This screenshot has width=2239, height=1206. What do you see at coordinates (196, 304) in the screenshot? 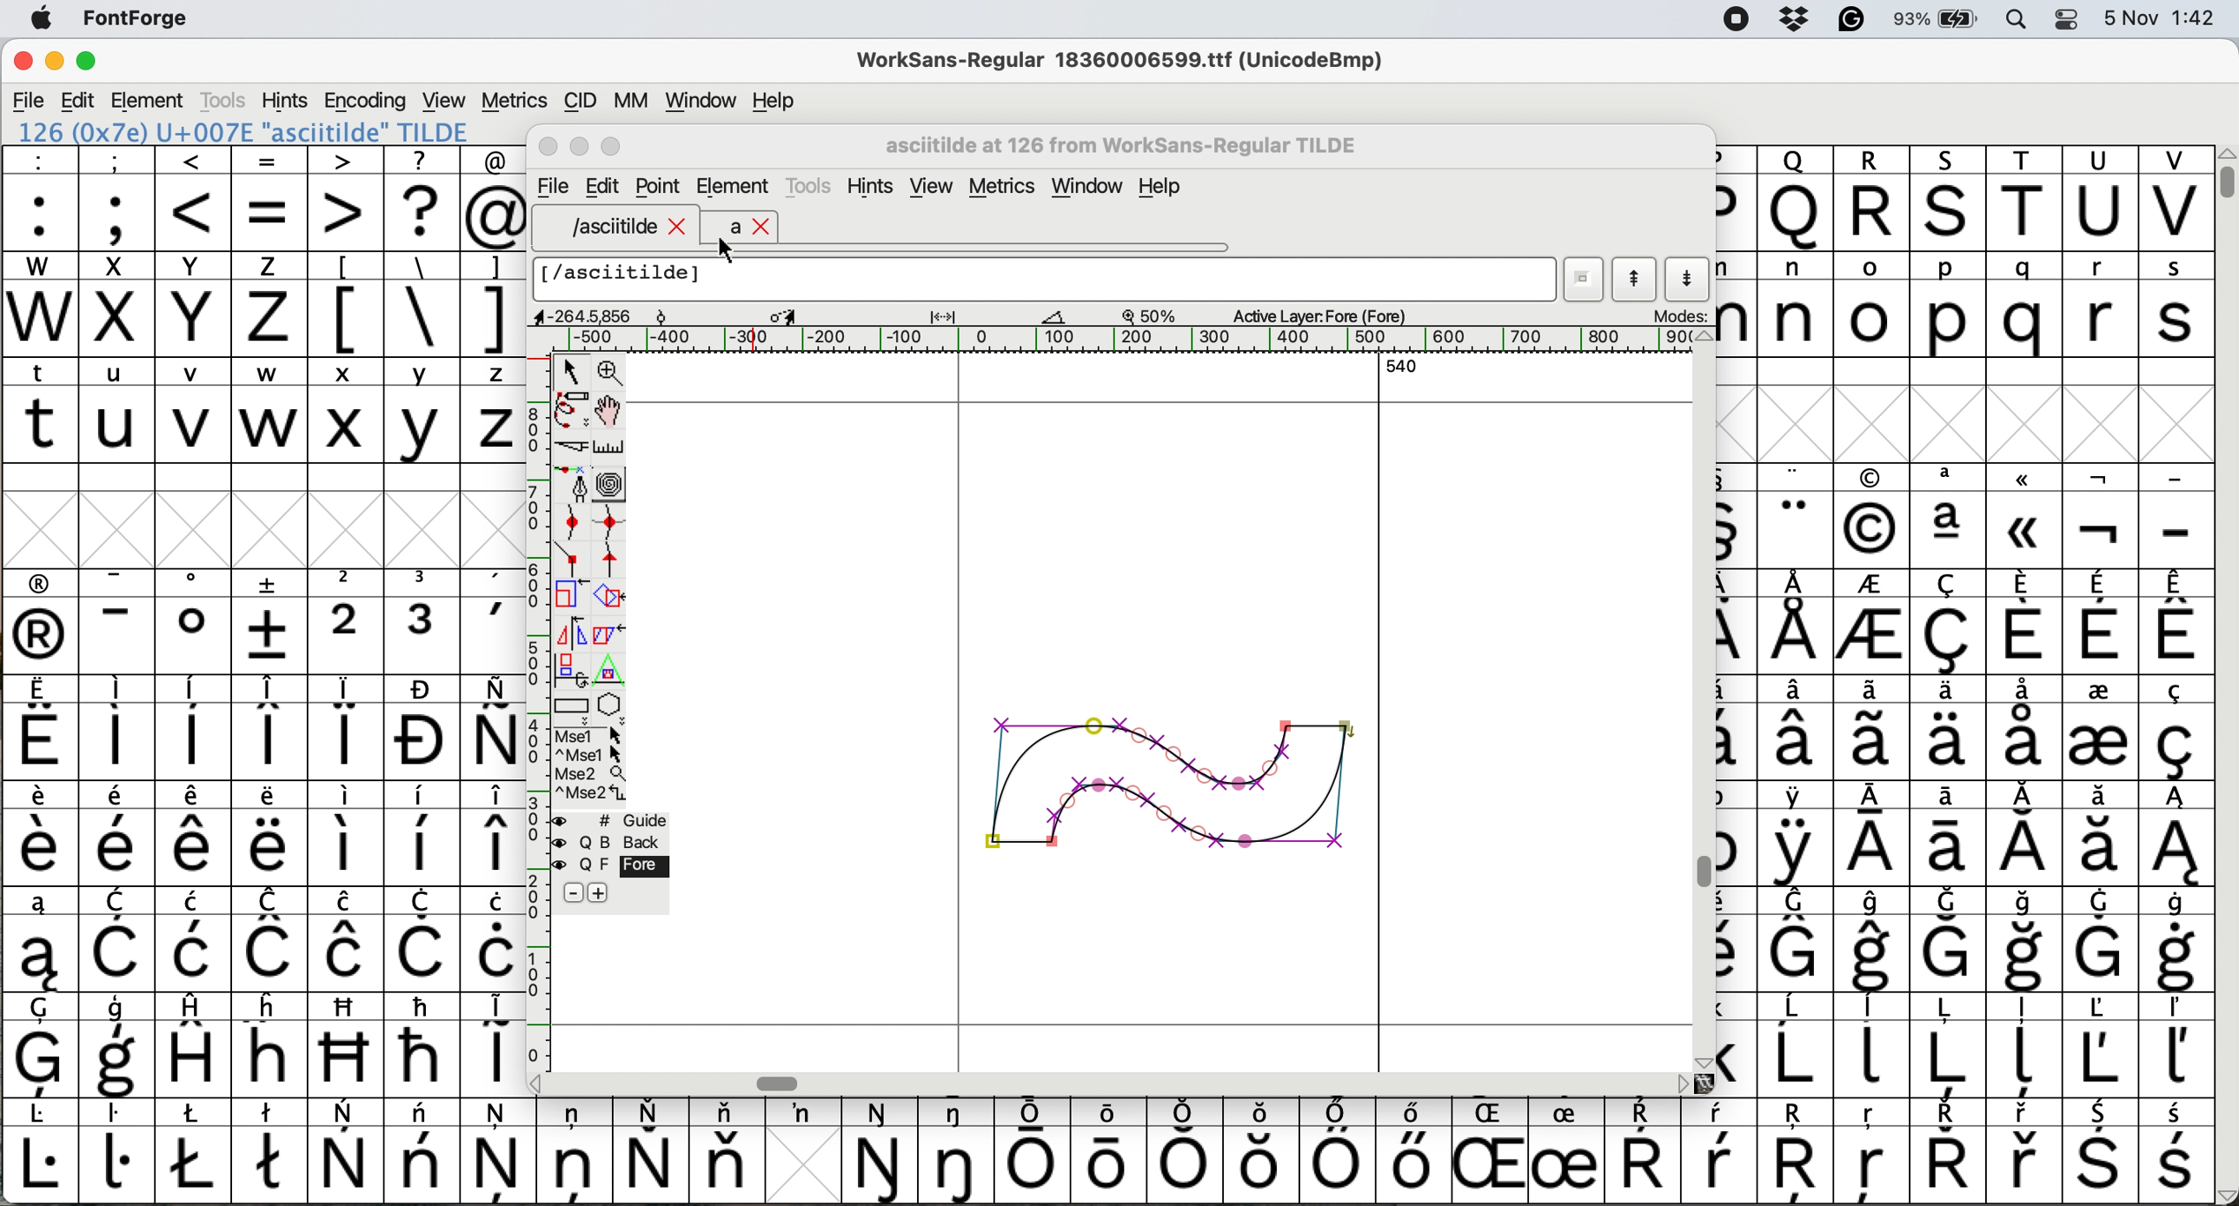
I see `Y` at bounding box center [196, 304].